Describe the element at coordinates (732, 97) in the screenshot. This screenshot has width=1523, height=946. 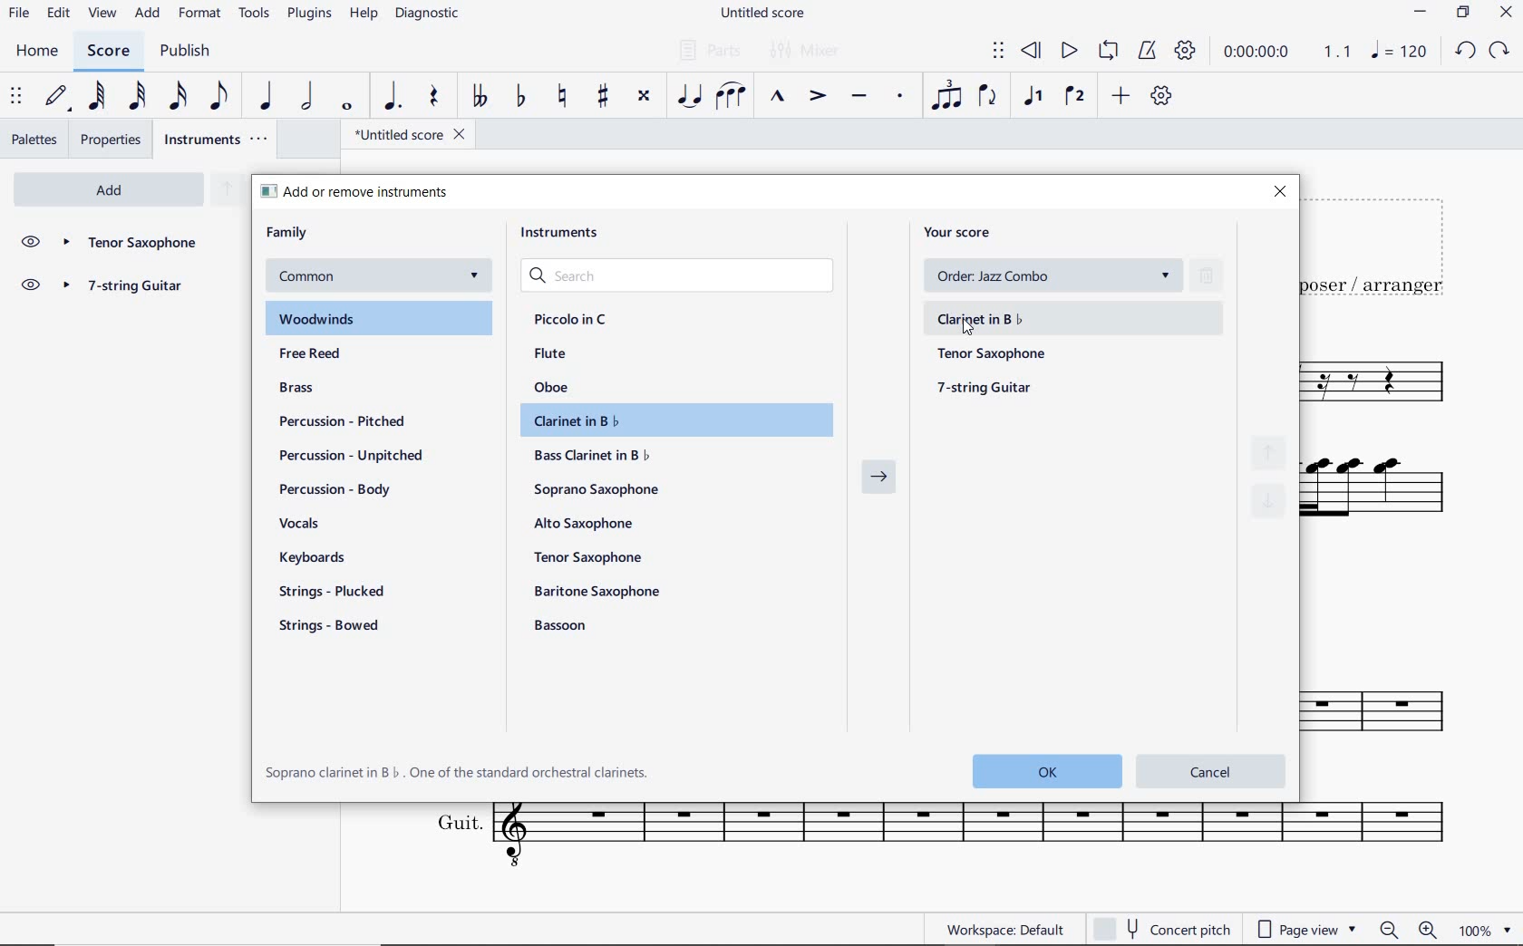
I see `SLUR` at that location.